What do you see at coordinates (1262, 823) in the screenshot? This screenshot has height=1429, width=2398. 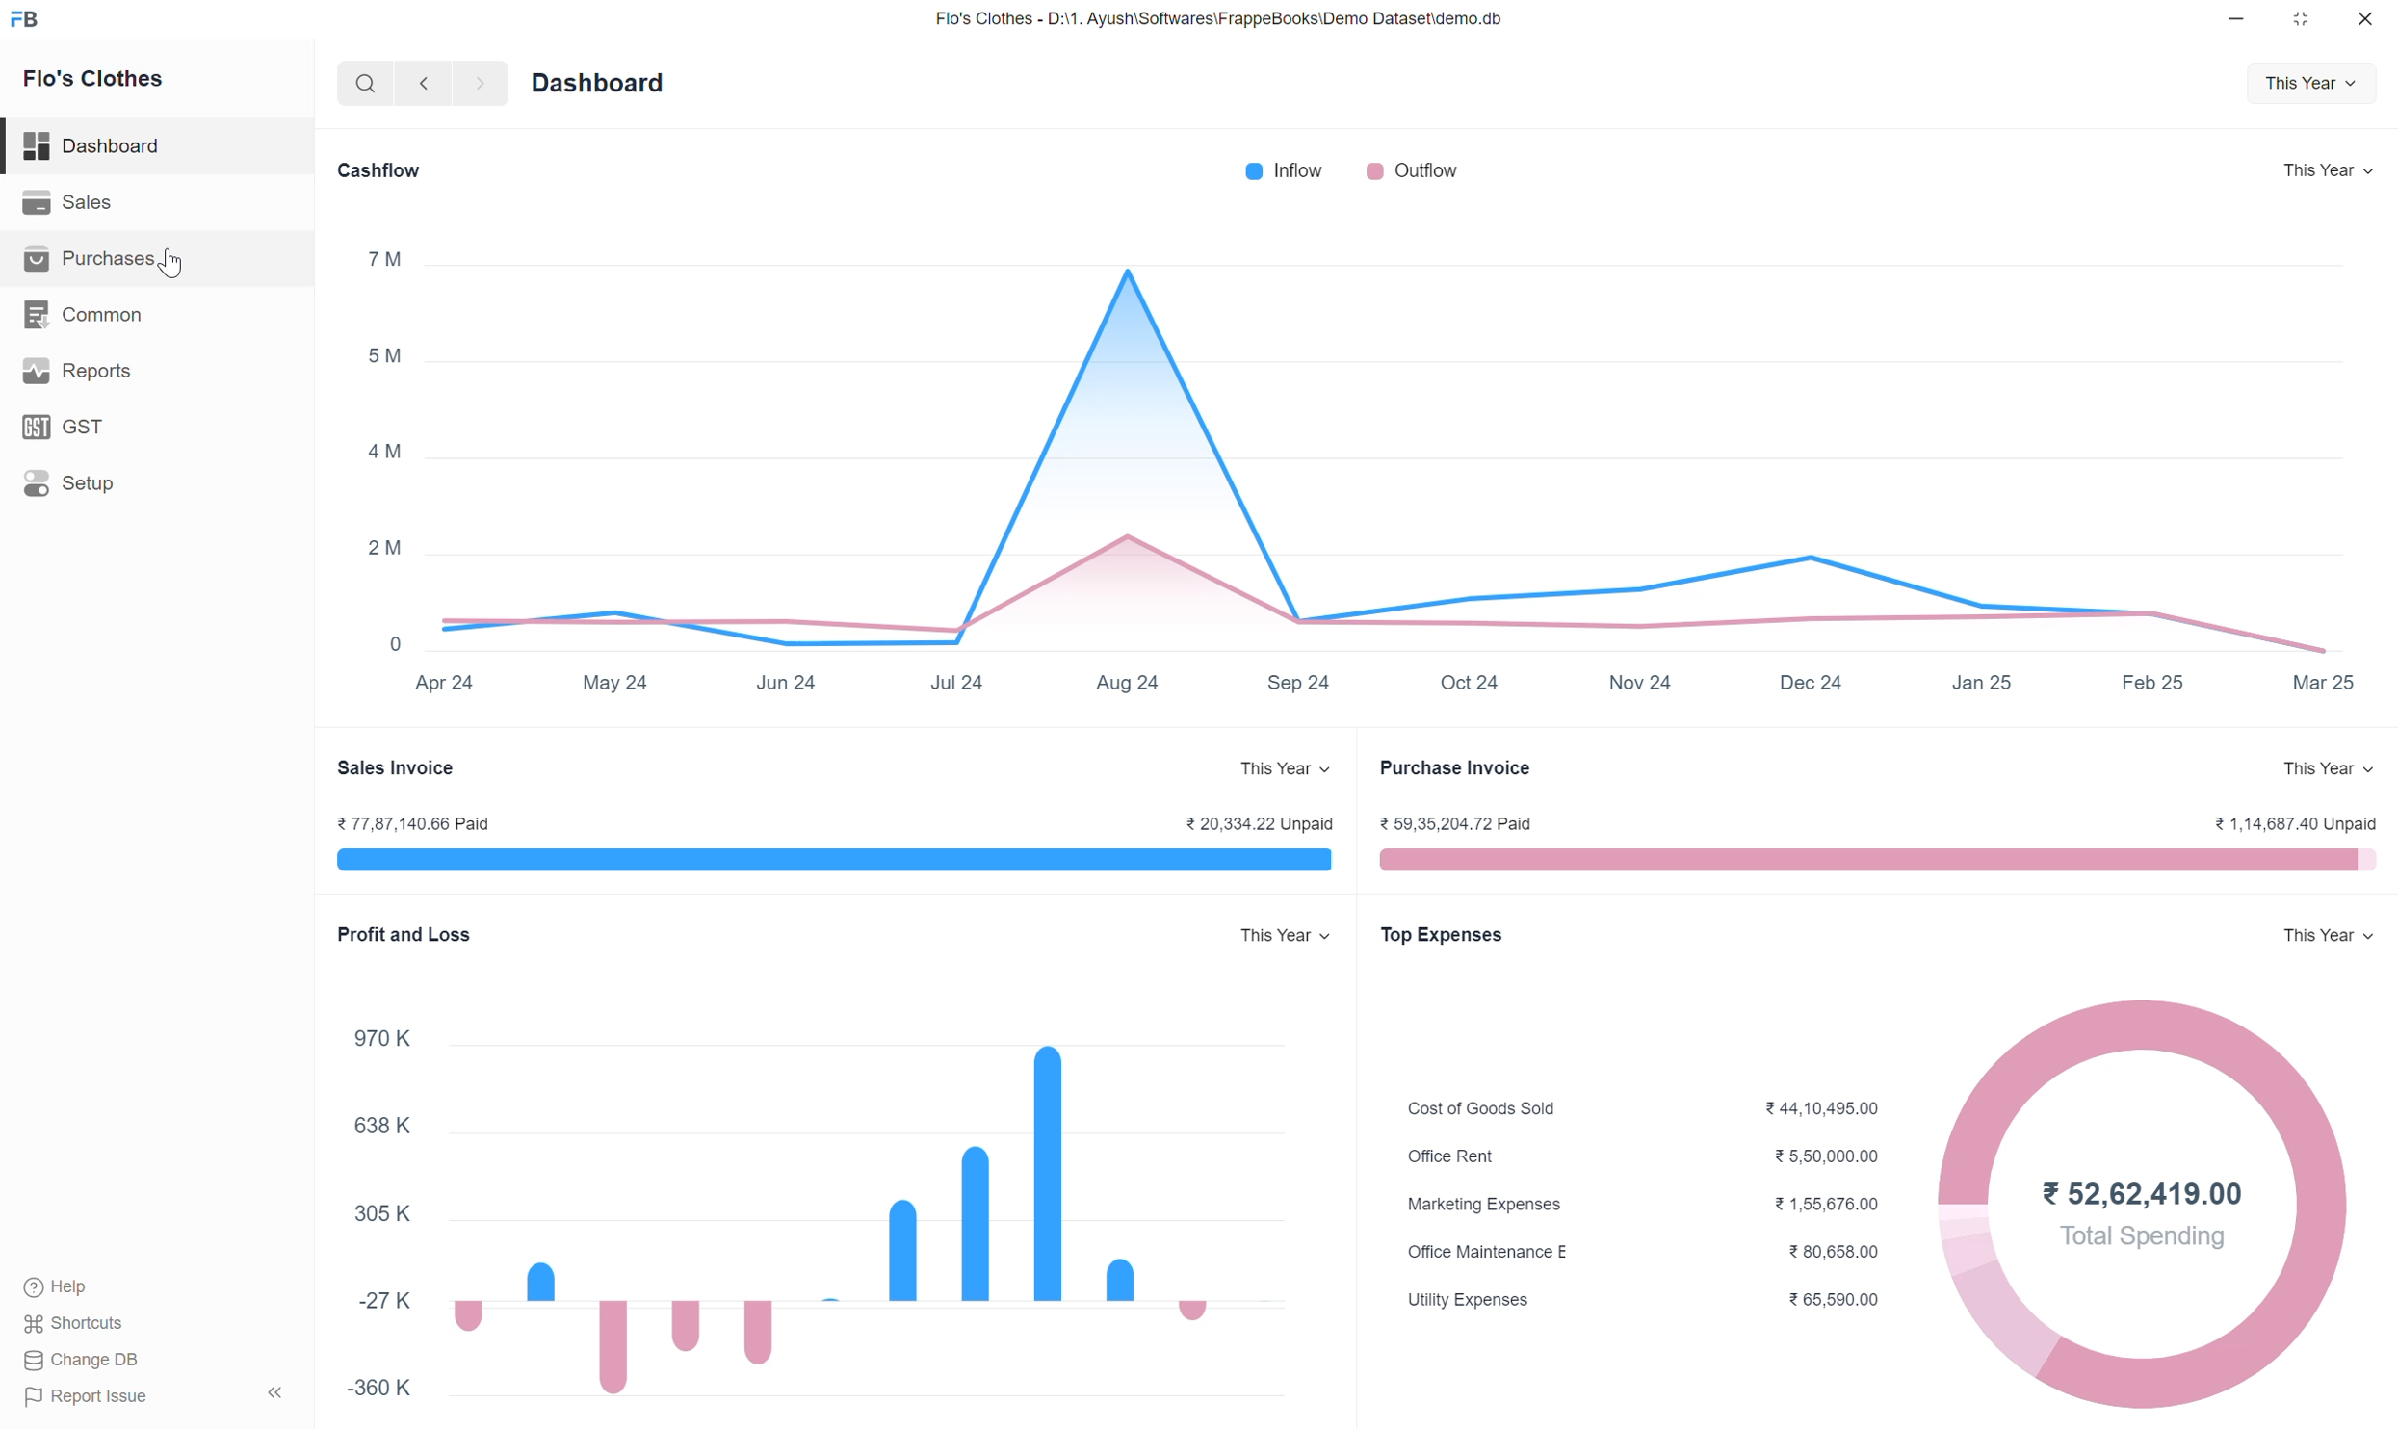 I see `₹ 20,334.22 Unpaid` at bounding box center [1262, 823].